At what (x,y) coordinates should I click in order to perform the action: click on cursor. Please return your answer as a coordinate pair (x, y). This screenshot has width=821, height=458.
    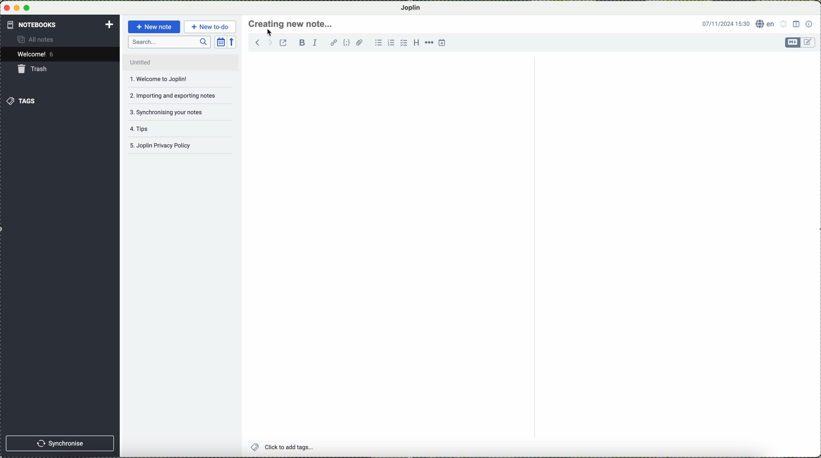
    Looking at the image, I should click on (272, 33).